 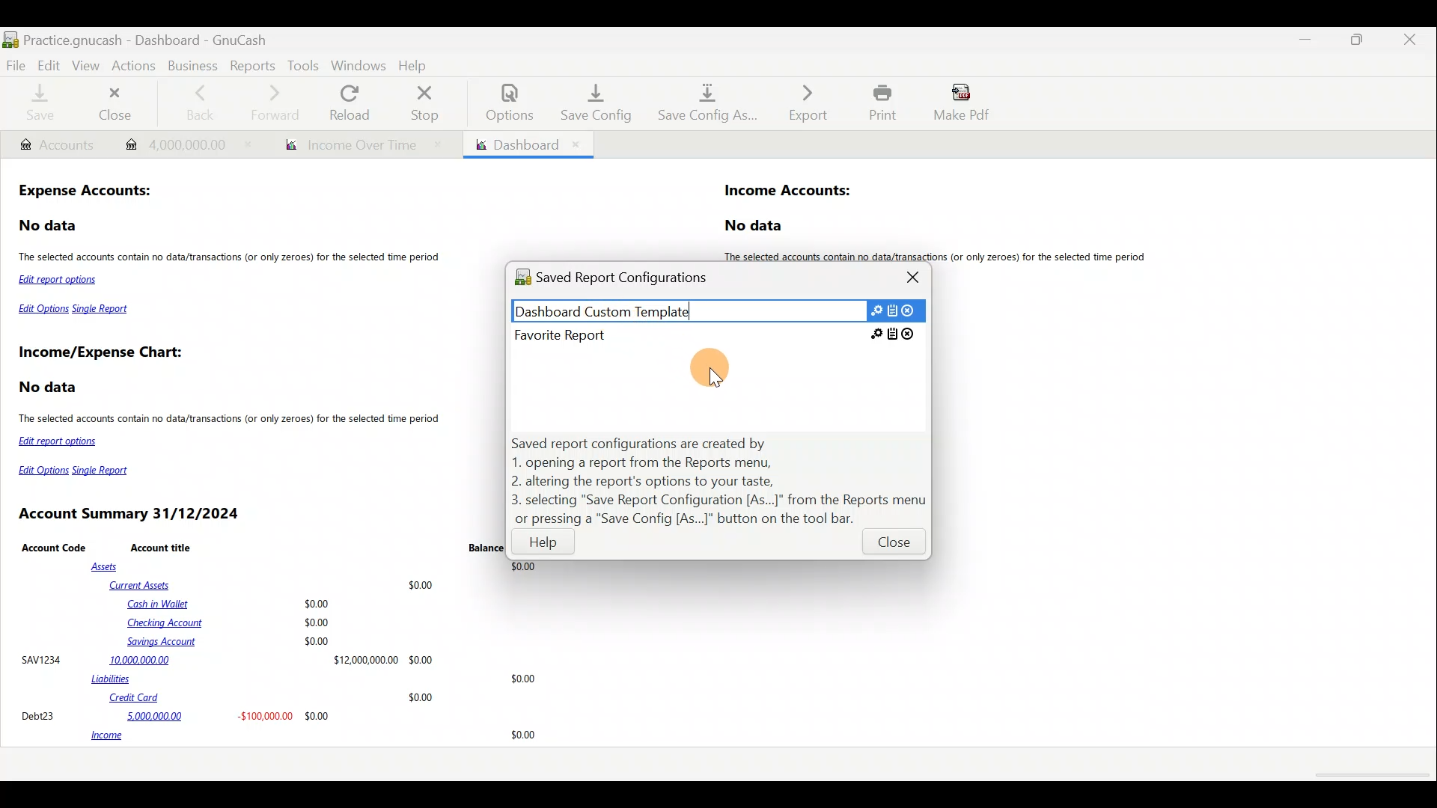 I want to click on Back, so click(x=199, y=101).